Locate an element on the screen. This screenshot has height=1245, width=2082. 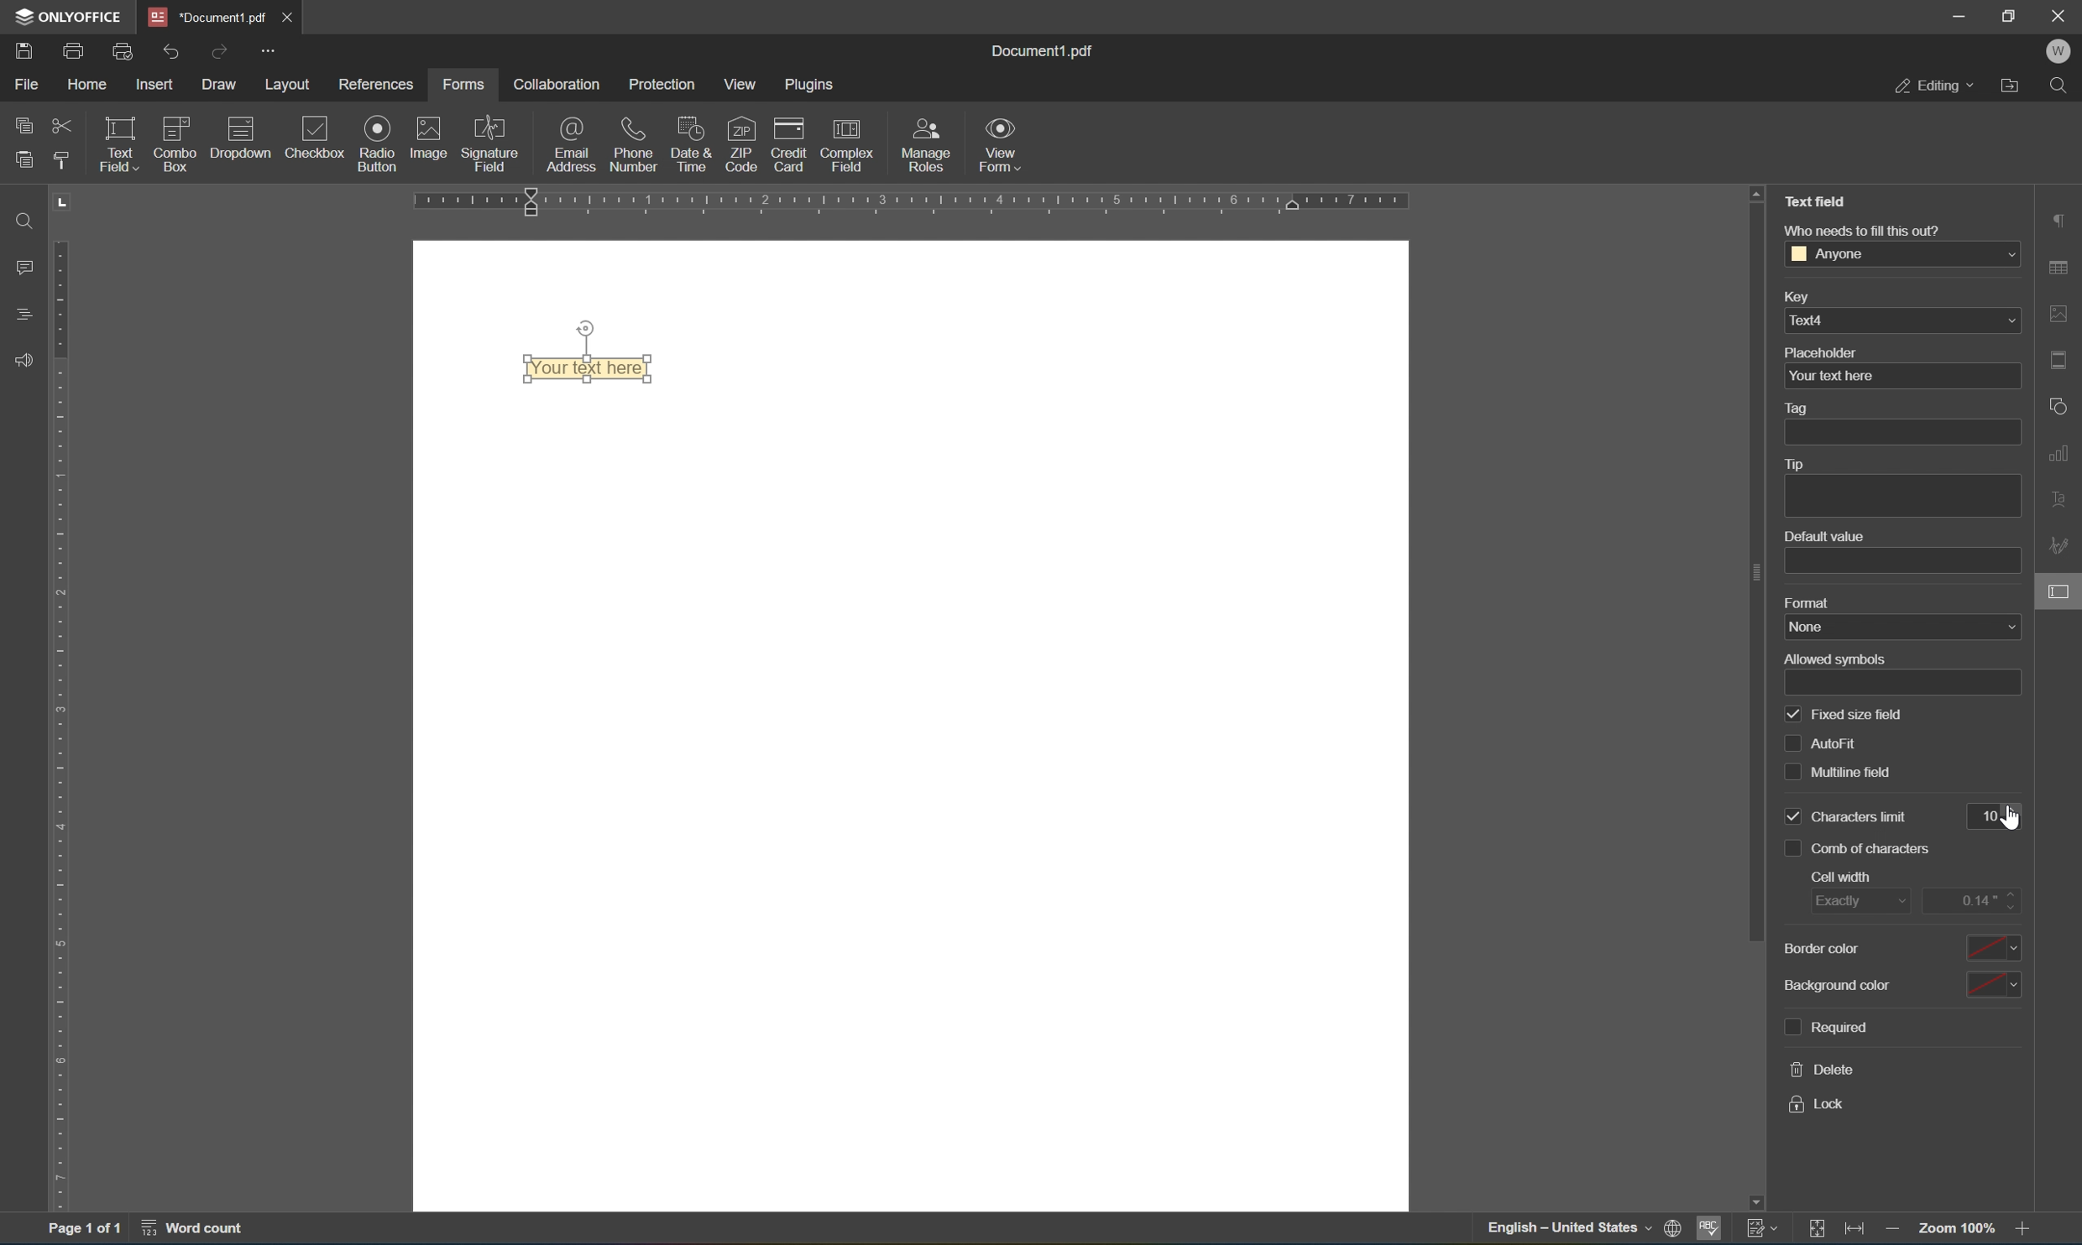
background color is located at coordinates (1900, 984).